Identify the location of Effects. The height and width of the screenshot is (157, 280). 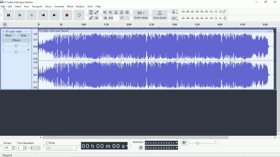
(17, 40).